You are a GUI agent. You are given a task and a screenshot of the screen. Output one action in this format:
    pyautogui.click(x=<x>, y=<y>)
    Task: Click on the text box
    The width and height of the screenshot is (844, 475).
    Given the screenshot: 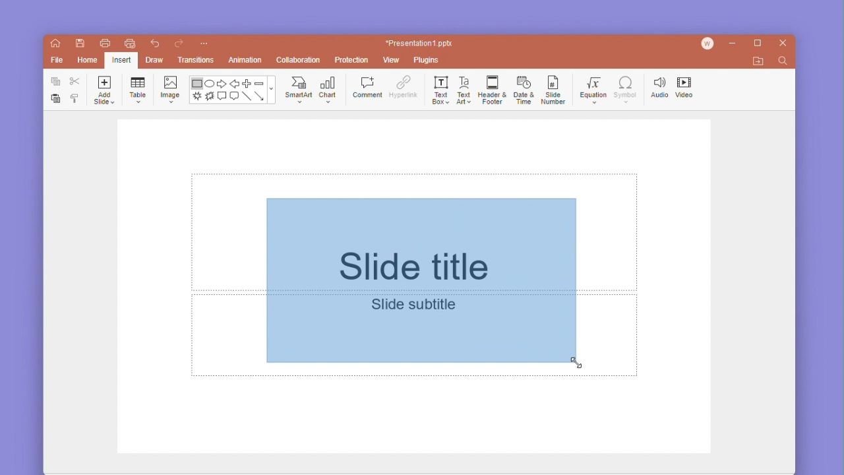 What is the action you would take?
    pyautogui.click(x=438, y=89)
    